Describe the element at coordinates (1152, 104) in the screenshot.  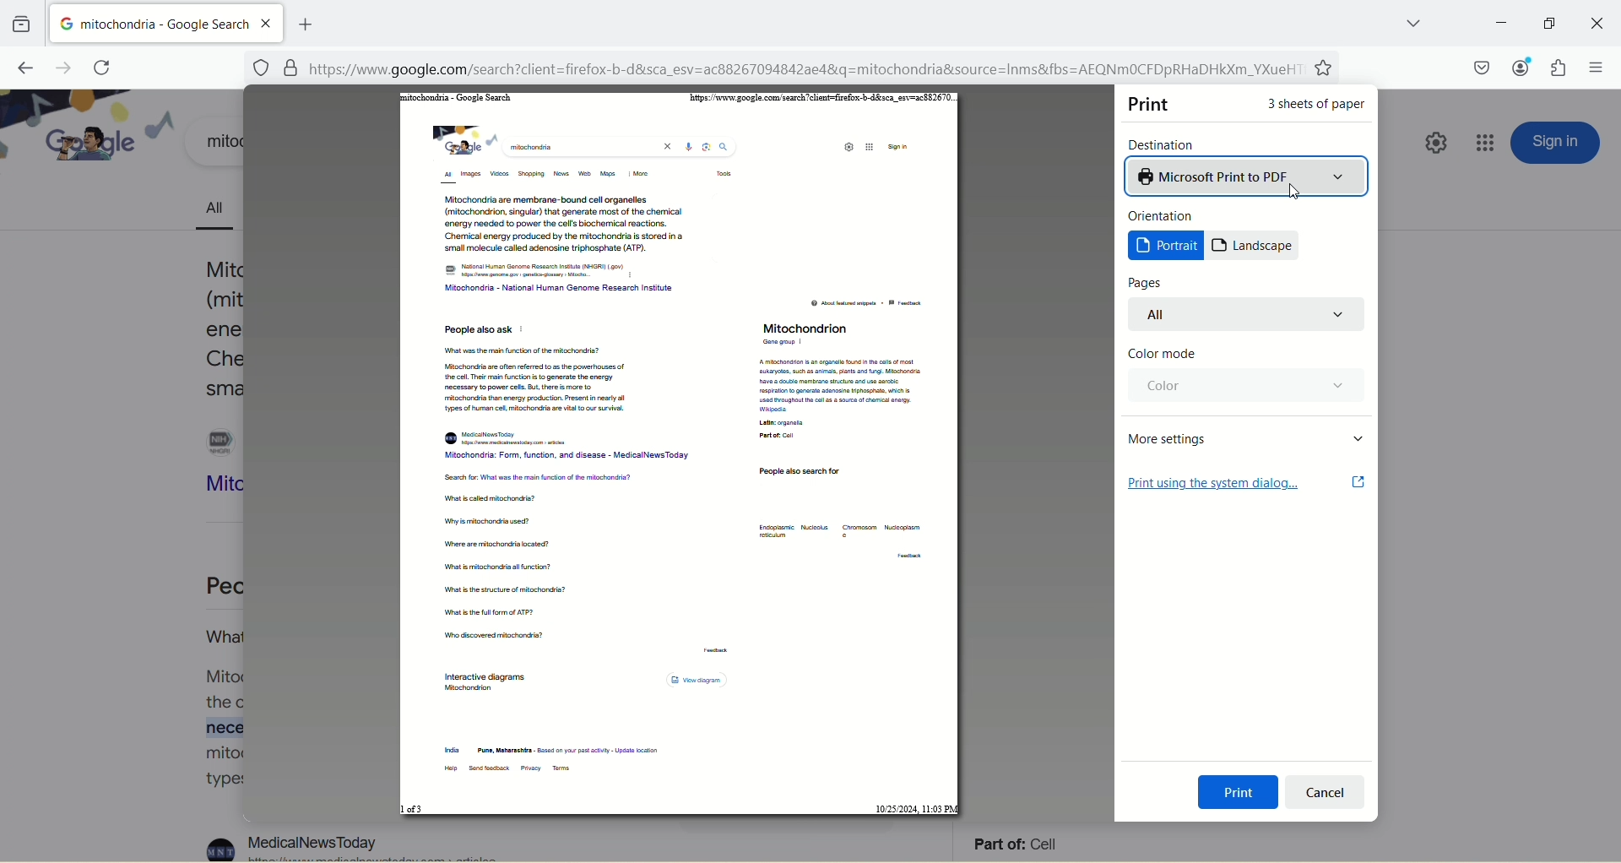
I see `print` at that location.